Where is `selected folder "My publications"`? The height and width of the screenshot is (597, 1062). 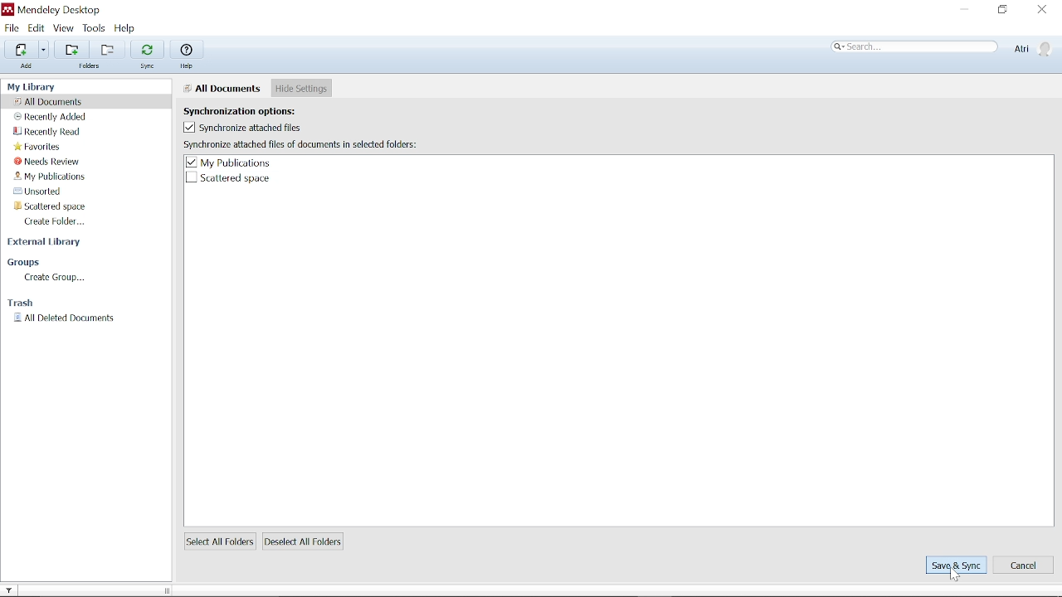 selected folder "My publications" is located at coordinates (232, 163).